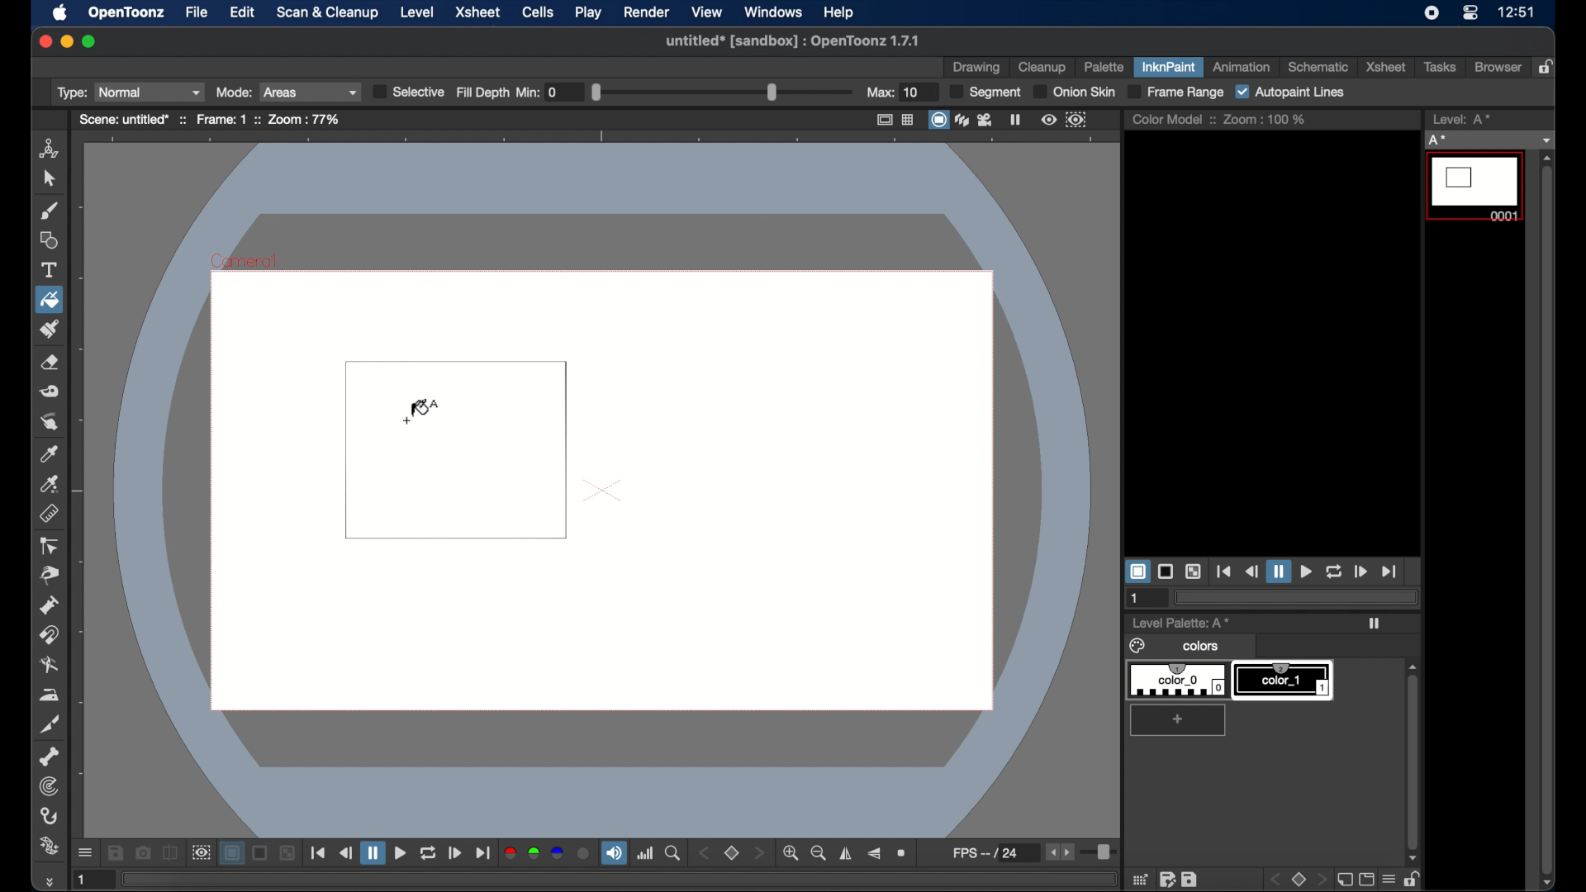  What do you see at coordinates (1168, 66) in the screenshot?
I see `inknpaint` at bounding box center [1168, 66].